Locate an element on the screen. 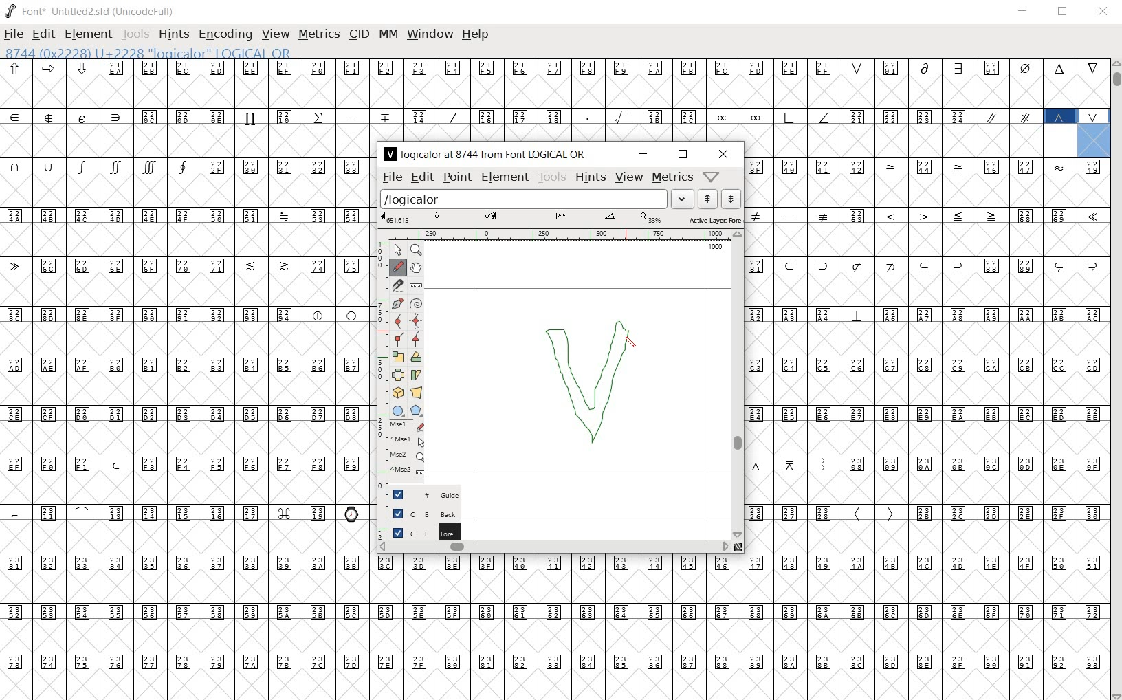 The height and width of the screenshot is (700, 1122). add a point, then drag out its control points is located at coordinates (397, 302).